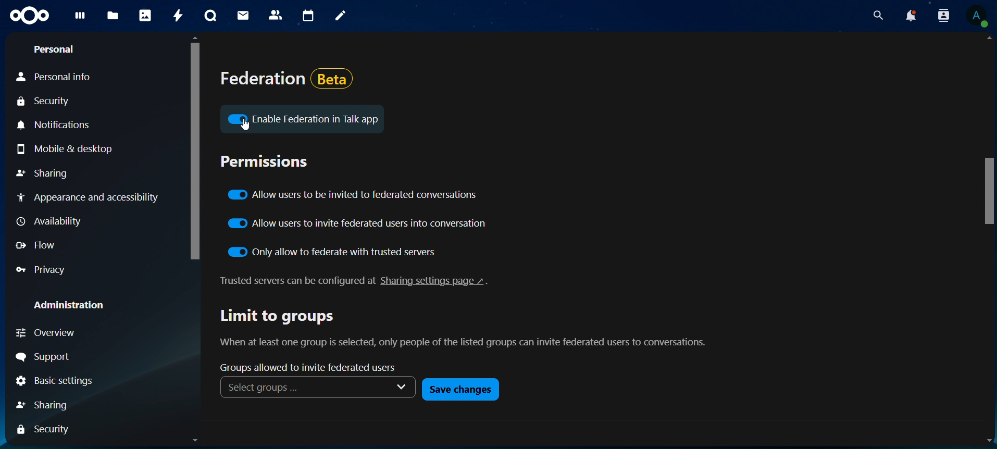 Image resolution: width=997 pixels, height=449 pixels. Describe the element at coordinates (461, 388) in the screenshot. I see `save changes` at that location.